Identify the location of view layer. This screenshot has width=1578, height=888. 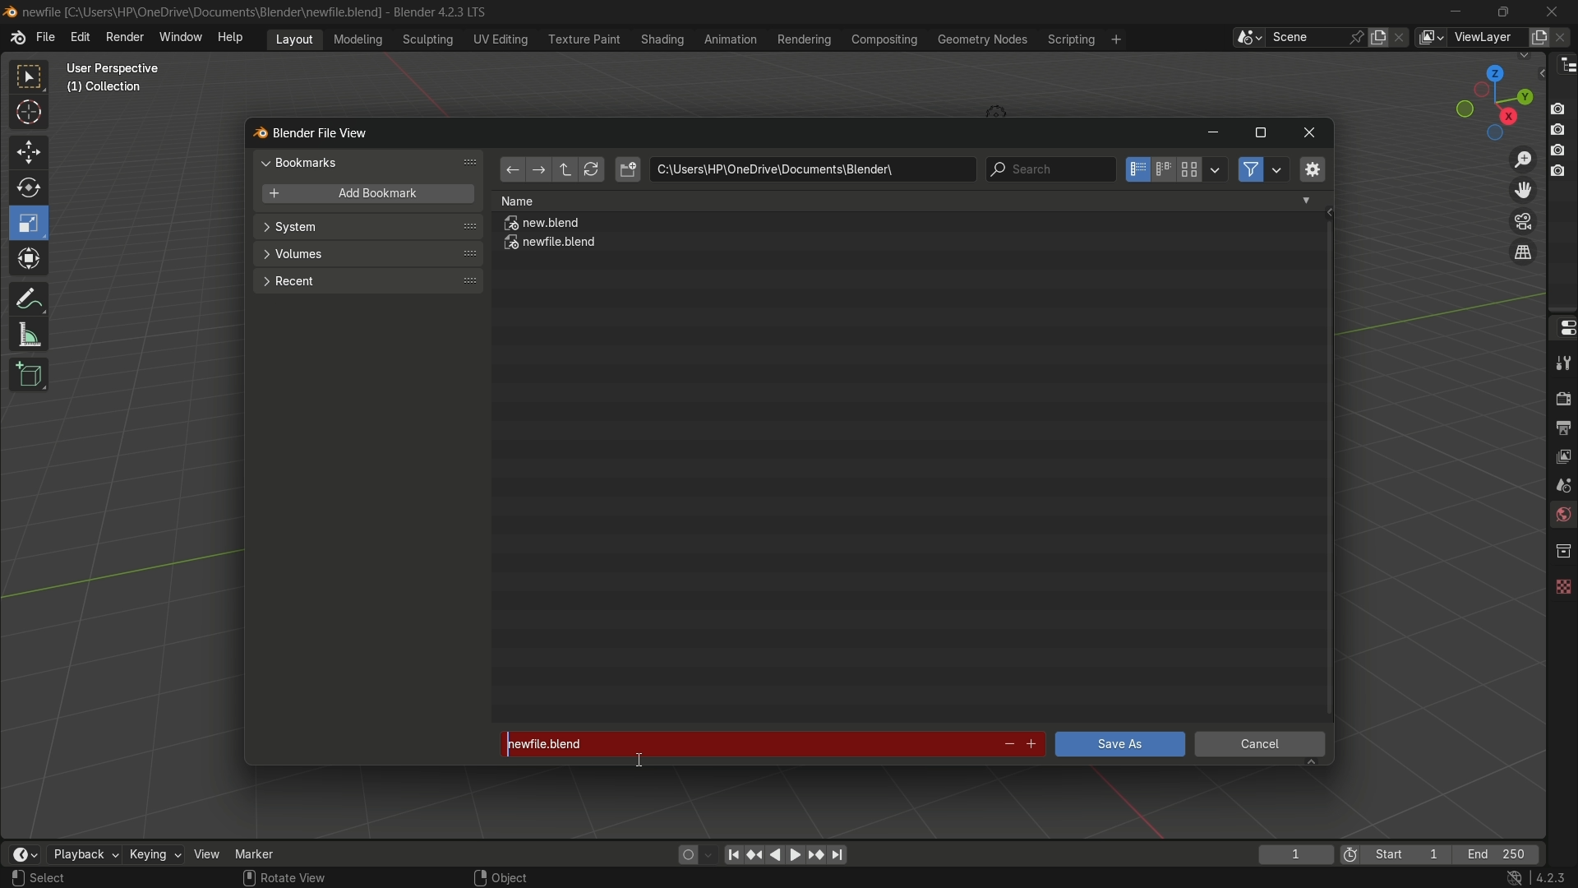
(1430, 37).